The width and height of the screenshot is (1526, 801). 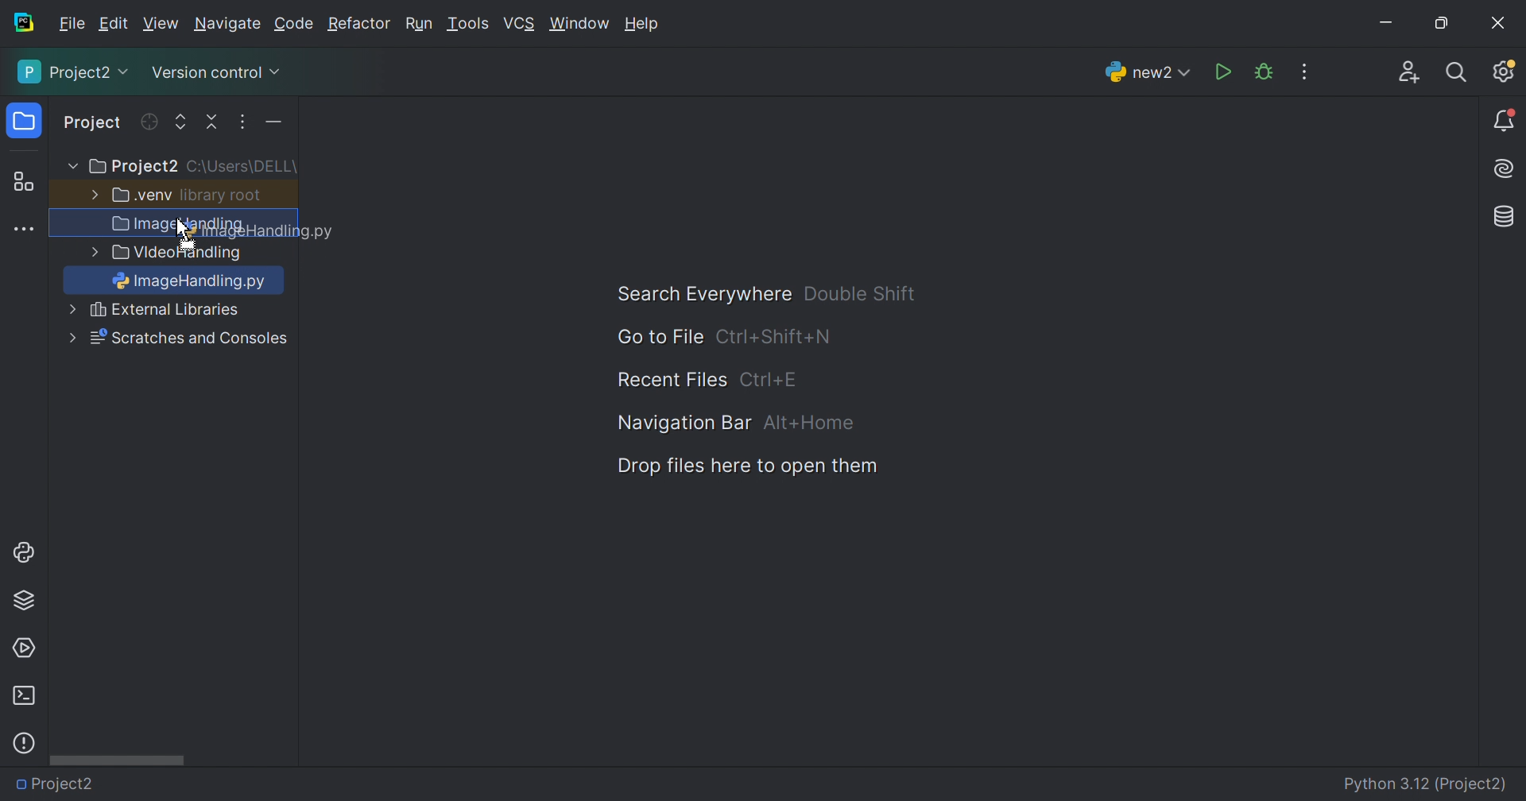 I want to click on Database, so click(x=1505, y=218).